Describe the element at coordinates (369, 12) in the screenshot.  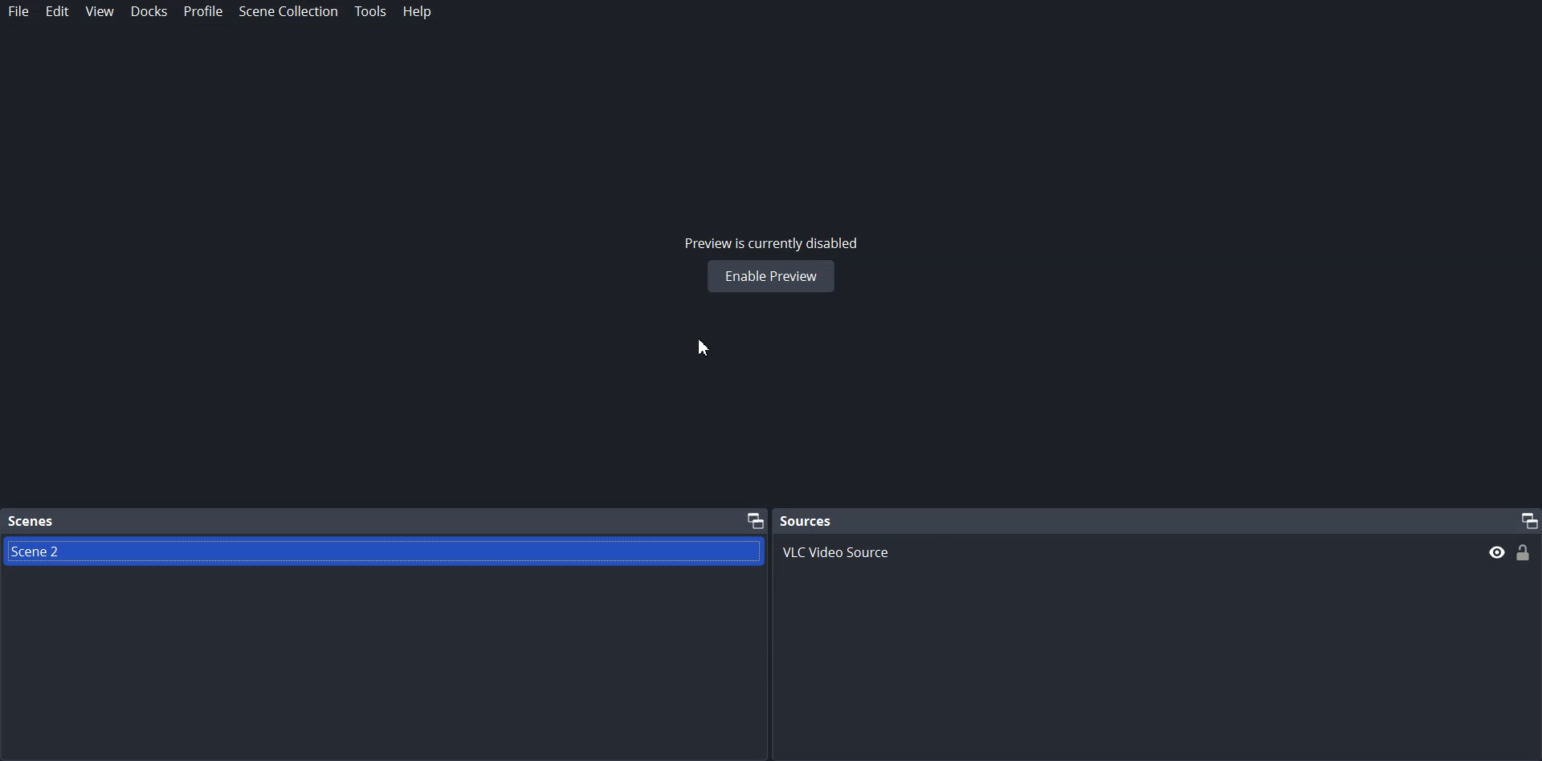
I see `Tools` at that location.